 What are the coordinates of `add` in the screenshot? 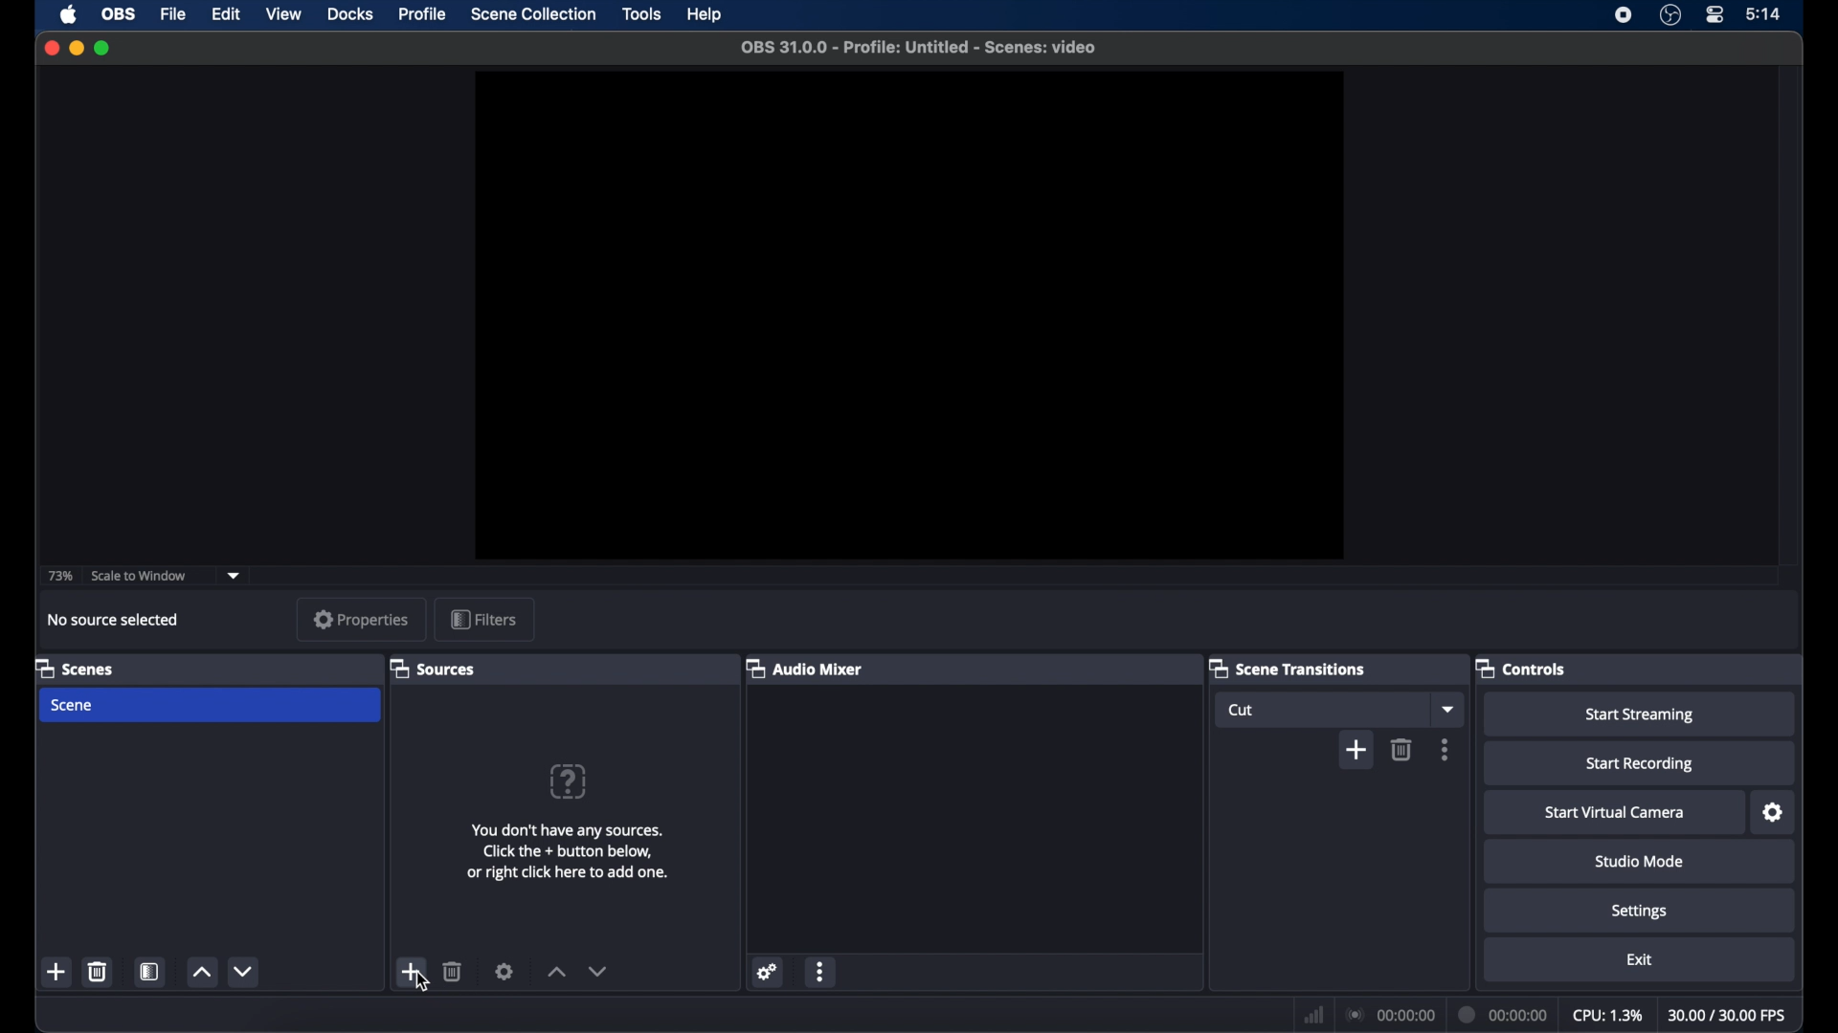 It's located at (56, 973).